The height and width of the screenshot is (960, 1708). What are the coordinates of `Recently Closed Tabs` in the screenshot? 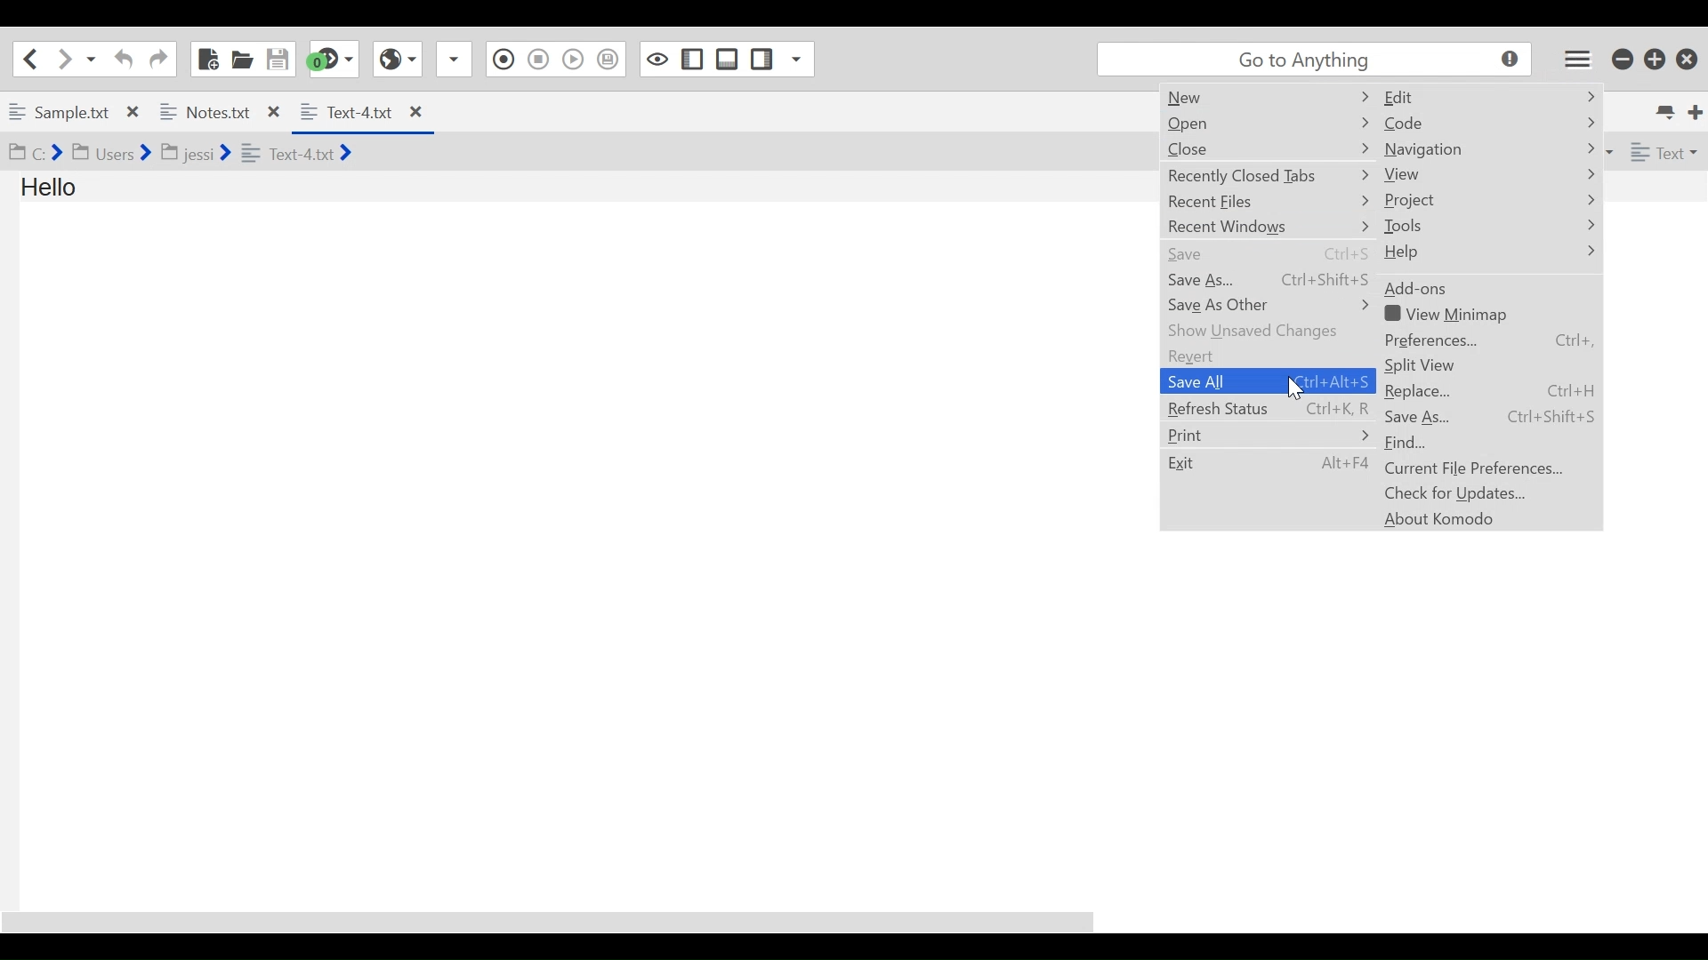 It's located at (1269, 175).